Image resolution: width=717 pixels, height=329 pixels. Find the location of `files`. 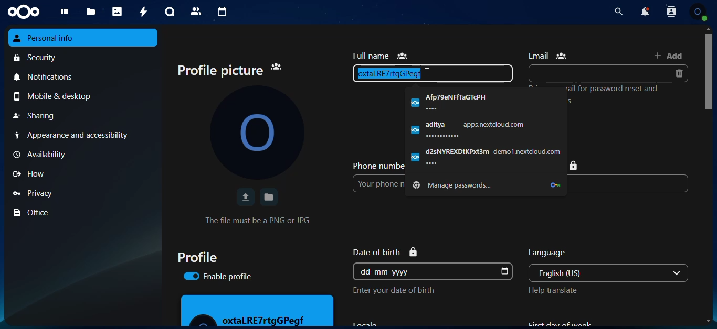

files is located at coordinates (89, 13).